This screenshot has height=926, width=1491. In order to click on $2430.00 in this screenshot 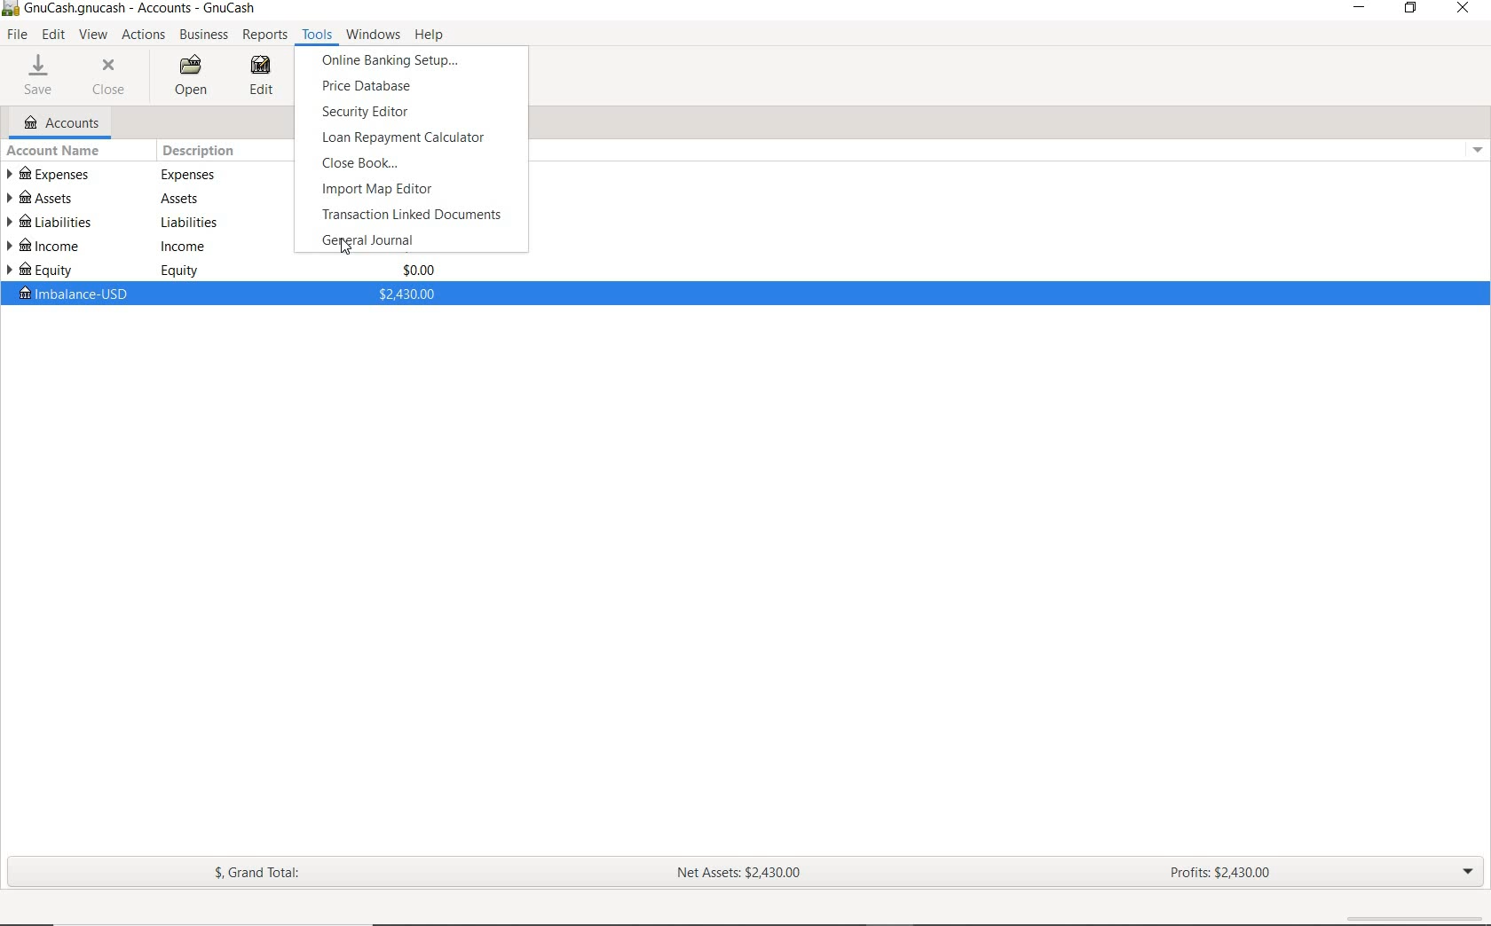, I will do `click(406, 293)`.